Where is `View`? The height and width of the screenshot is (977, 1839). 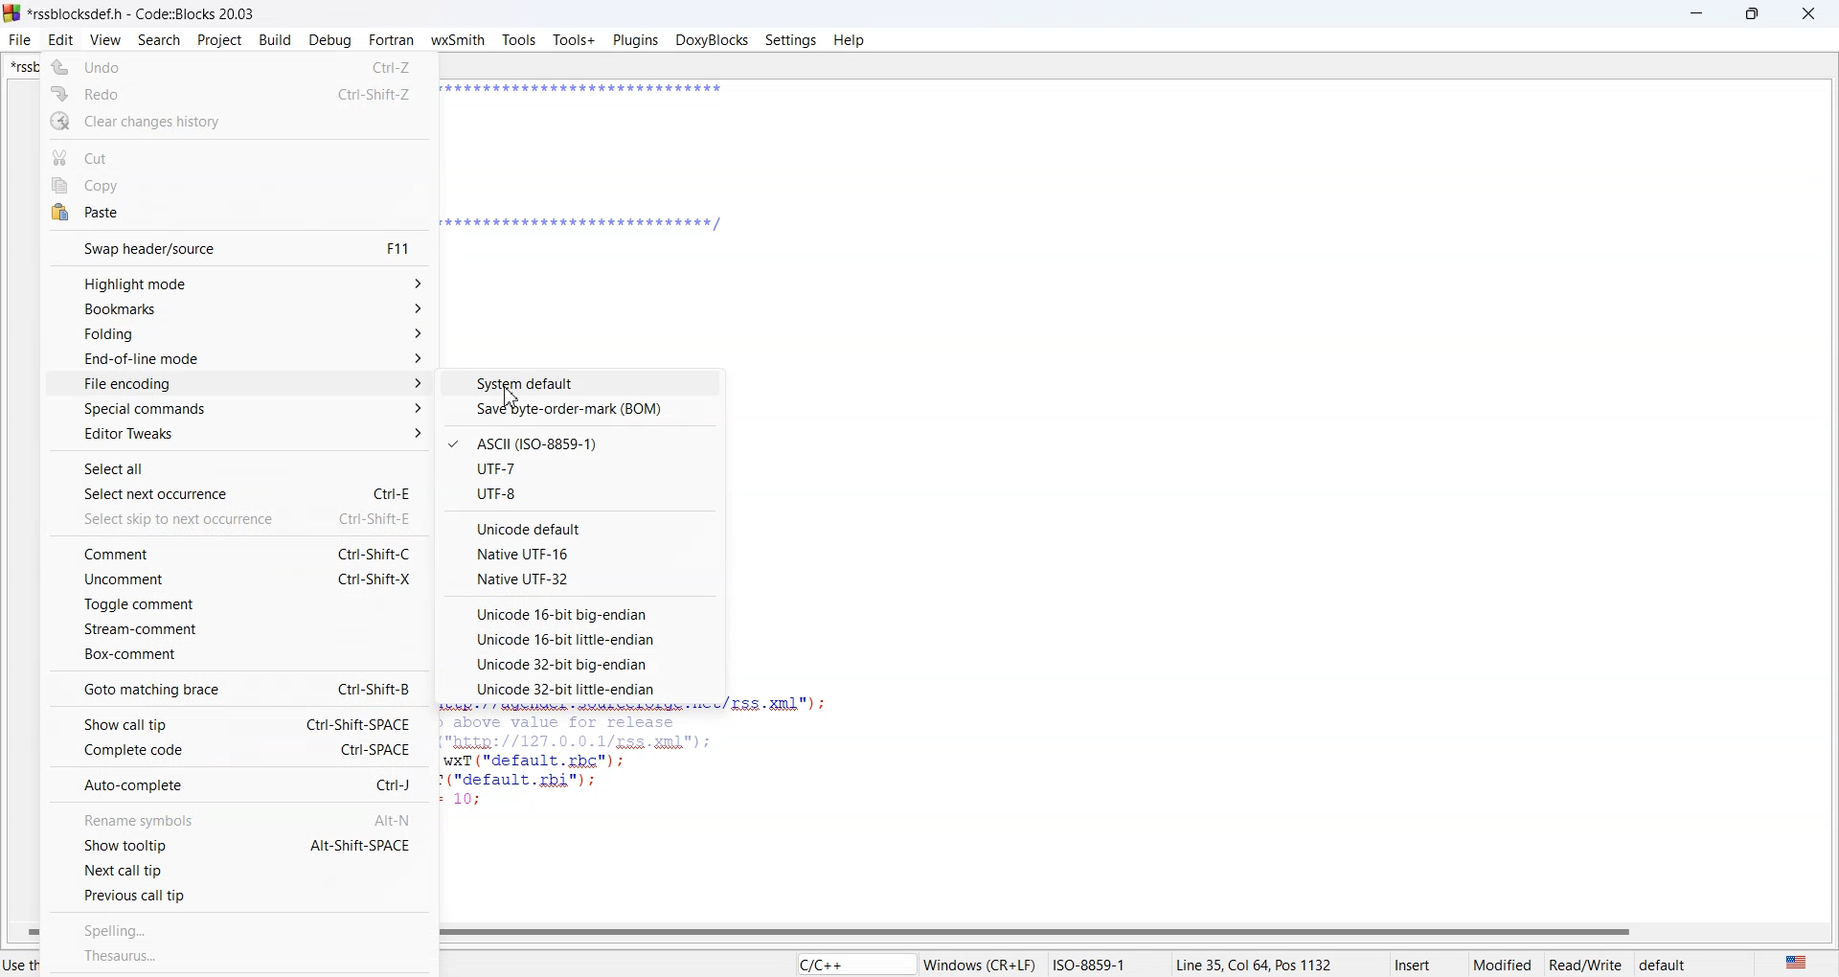 View is located at coordinates (105, 40).